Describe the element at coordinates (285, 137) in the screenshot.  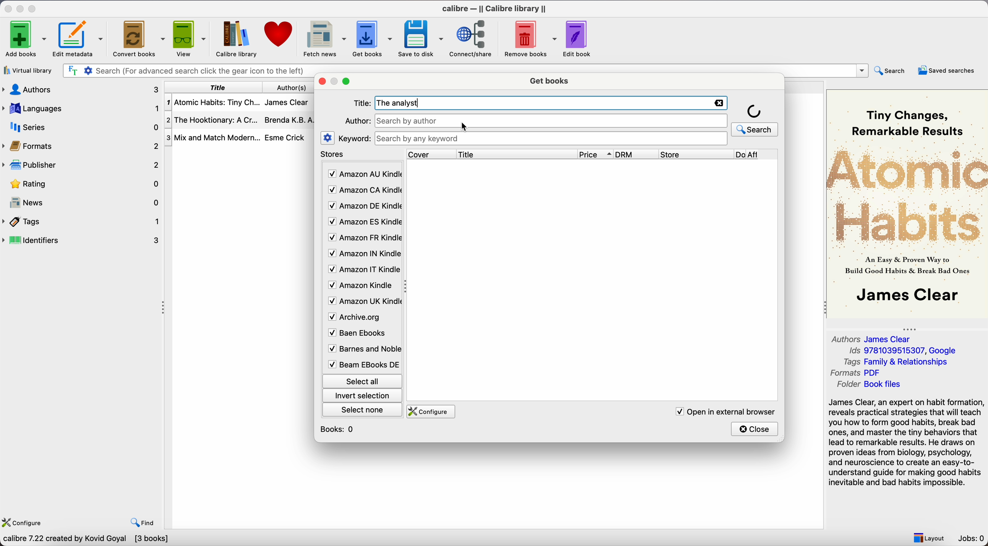
I see `Esme Crick` at that location.